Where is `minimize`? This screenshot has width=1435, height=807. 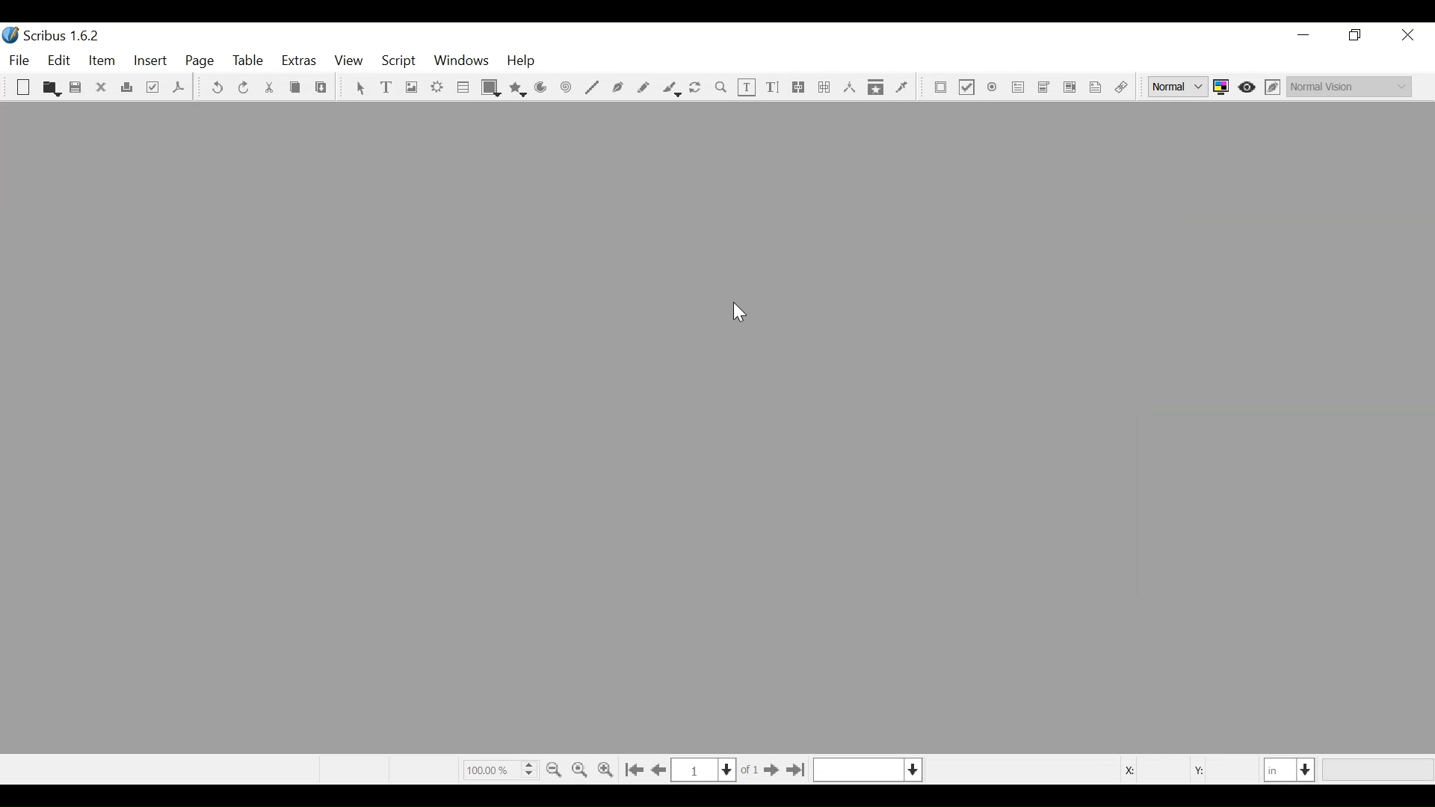 minimize is located at coordinates (1303, 35).